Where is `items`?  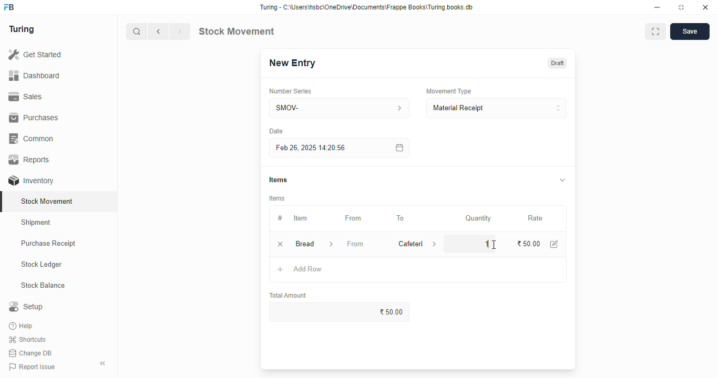
items is located at coordinates (278, 180).